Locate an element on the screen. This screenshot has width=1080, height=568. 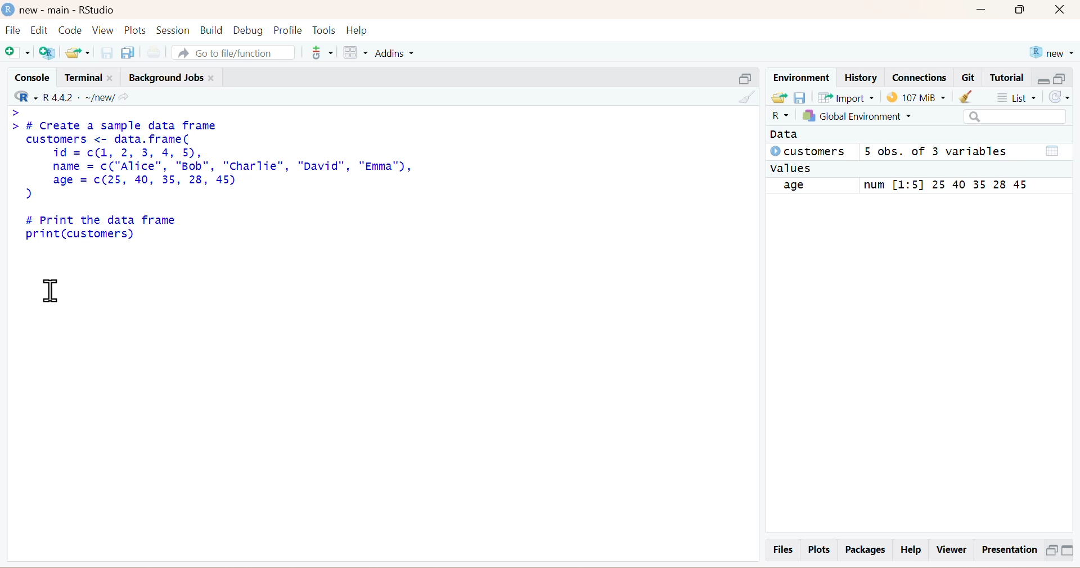
new is located at coordinates (1051, 51).